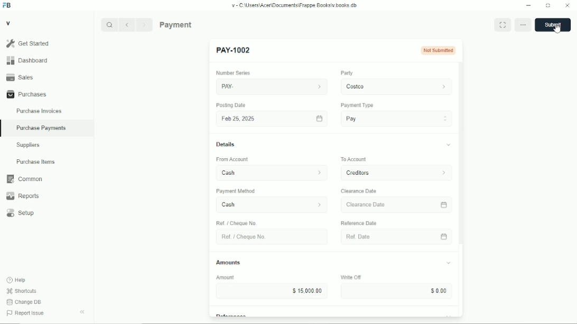  What do you see at coordinates (127, 25) in the screenshot?
I see `Previous` at bounding box center [127, 25].